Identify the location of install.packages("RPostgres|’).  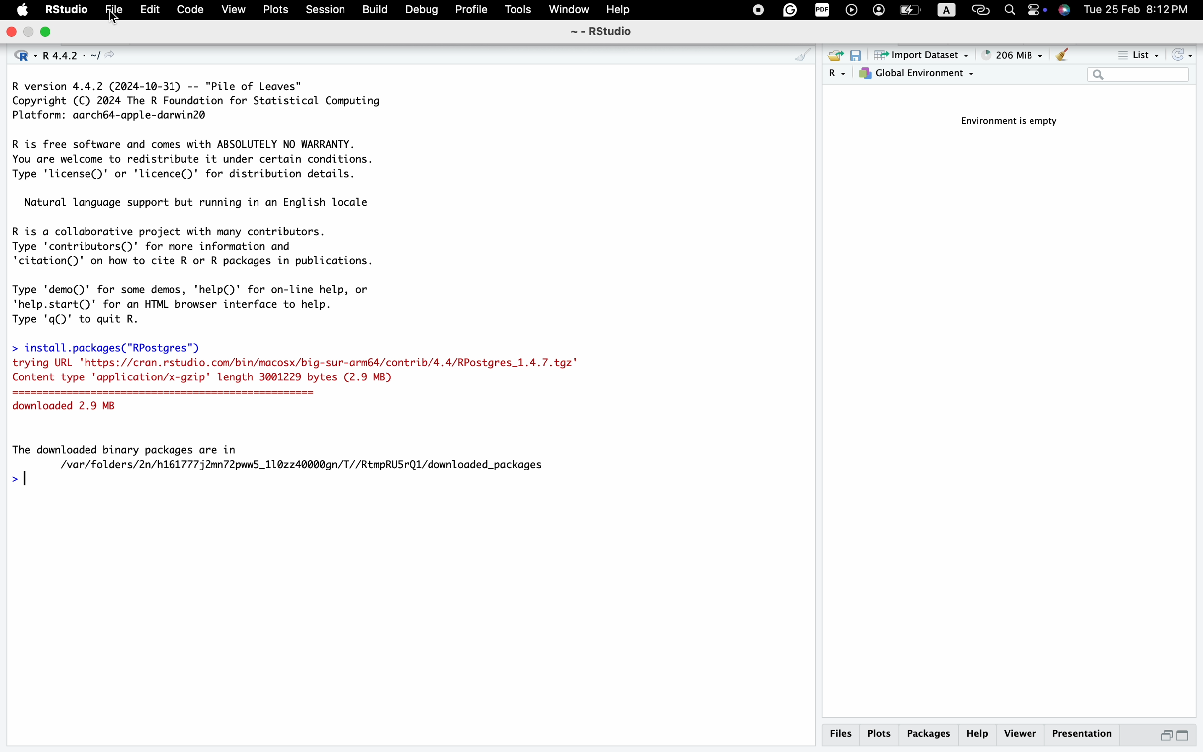
(109, 344).